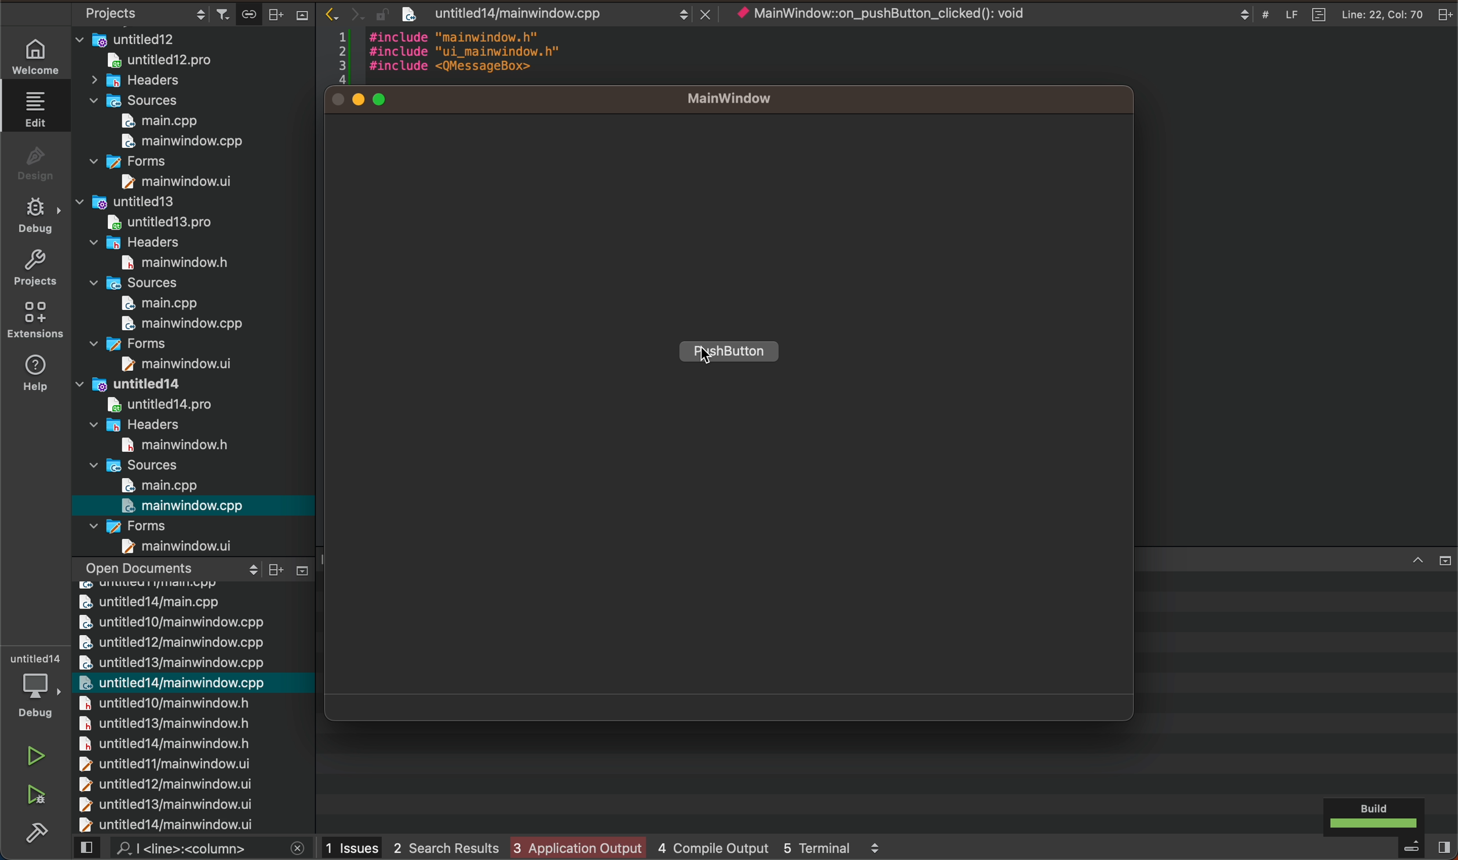 The image size is (1458, 860). Describe the element at coordinates (1337, 14) in the screenshot. I see `file logs` at that location.